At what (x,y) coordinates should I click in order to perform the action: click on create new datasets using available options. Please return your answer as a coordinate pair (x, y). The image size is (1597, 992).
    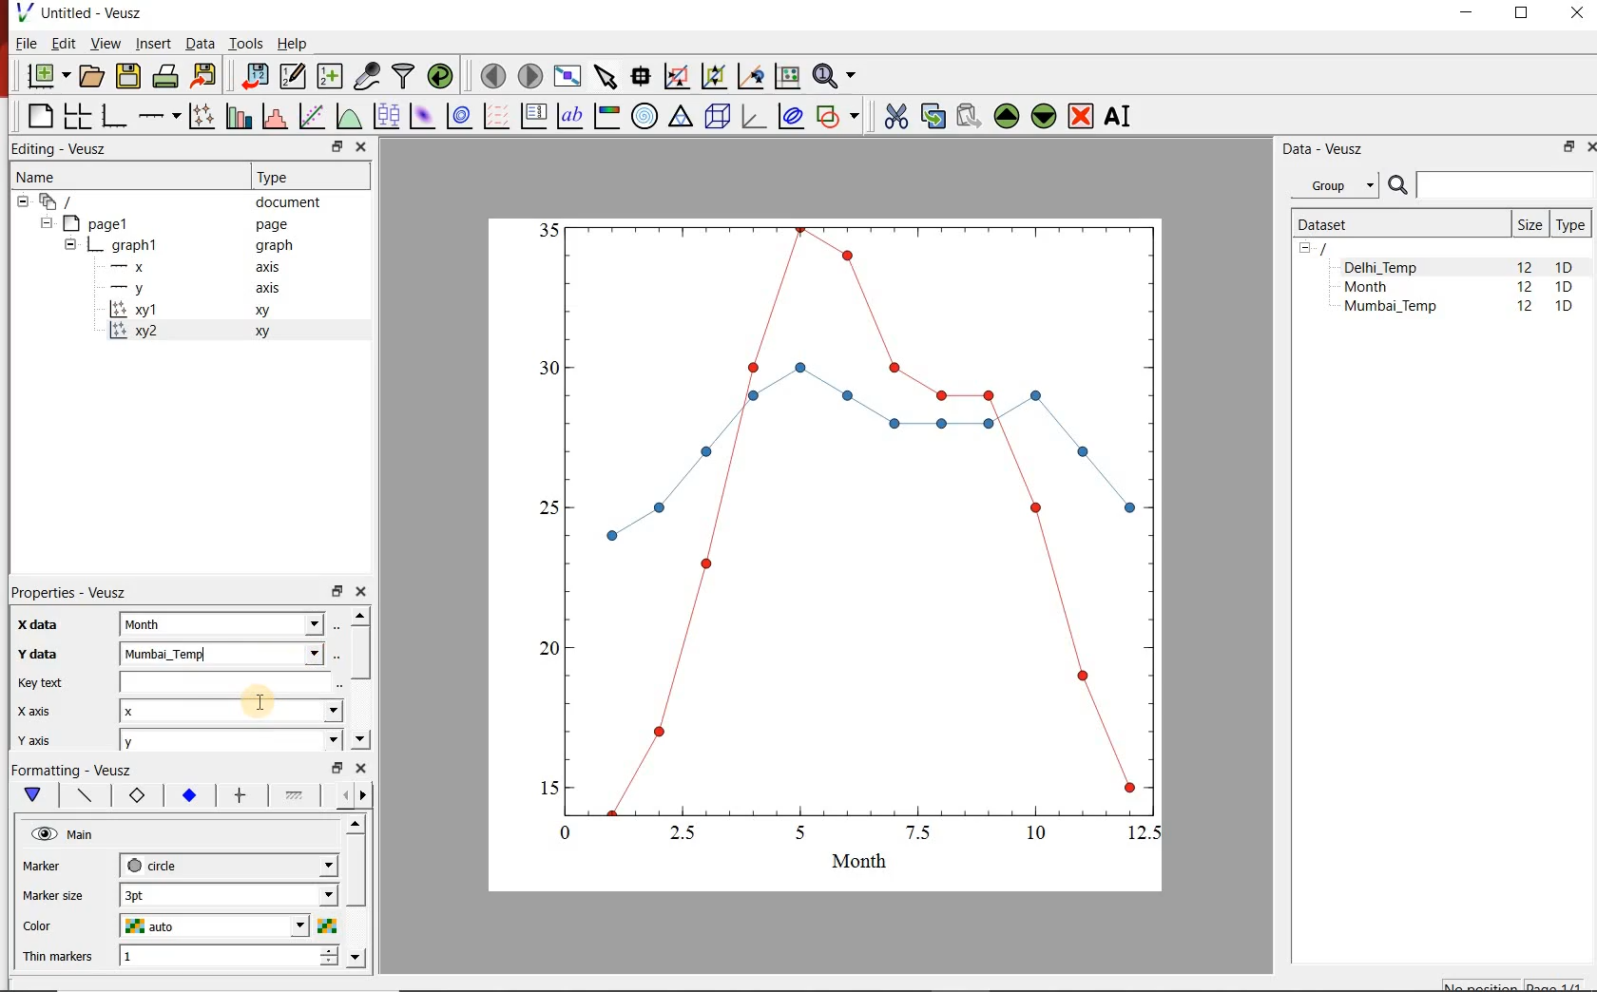
    Looking at the image, I should click on (330, 77).